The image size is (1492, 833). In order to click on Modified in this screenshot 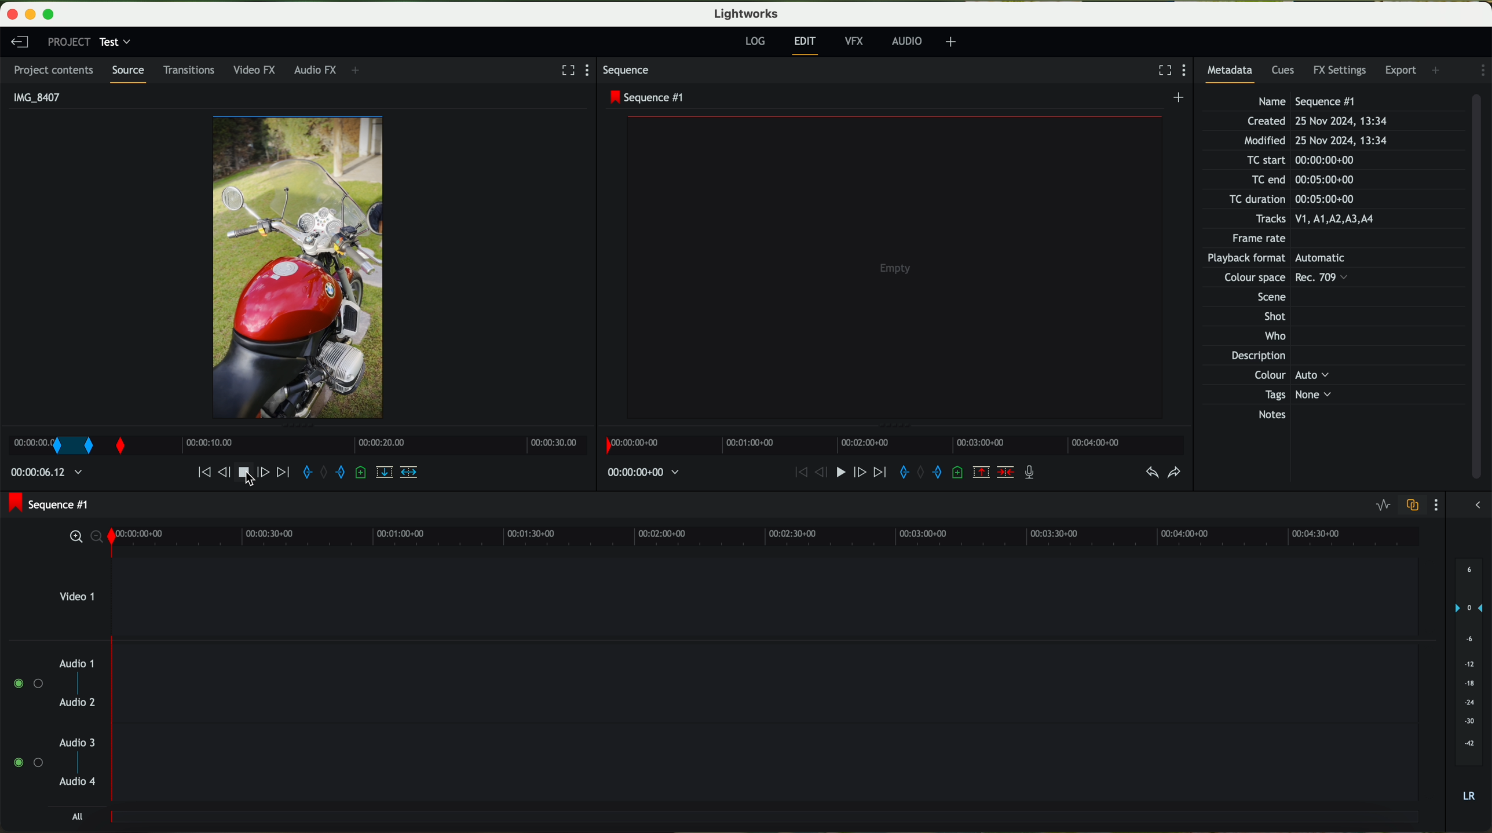, I will do `click(1314, 141)`.